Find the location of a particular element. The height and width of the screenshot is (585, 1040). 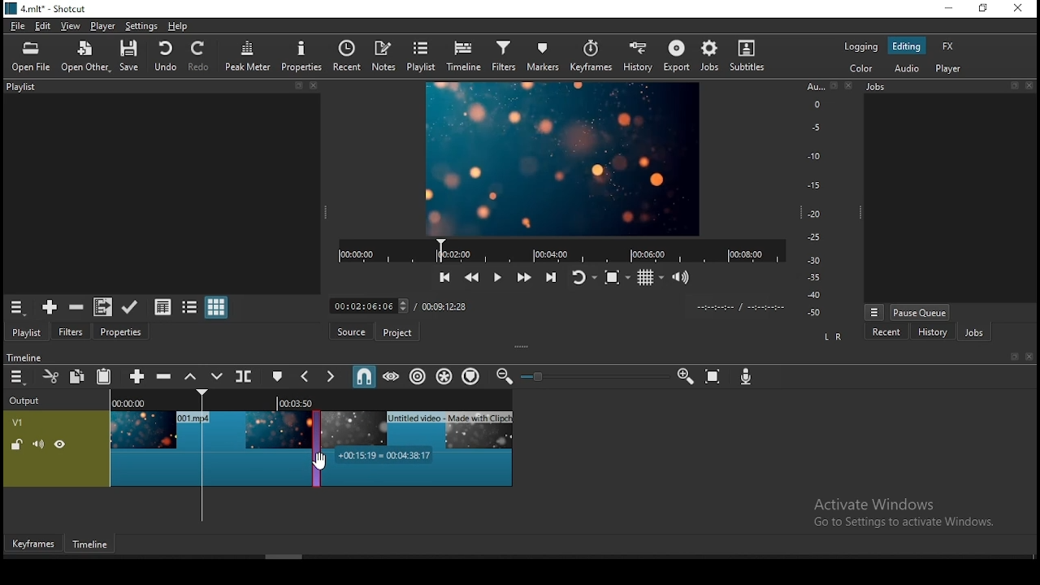

jobs is located at coordinates (952, 87).